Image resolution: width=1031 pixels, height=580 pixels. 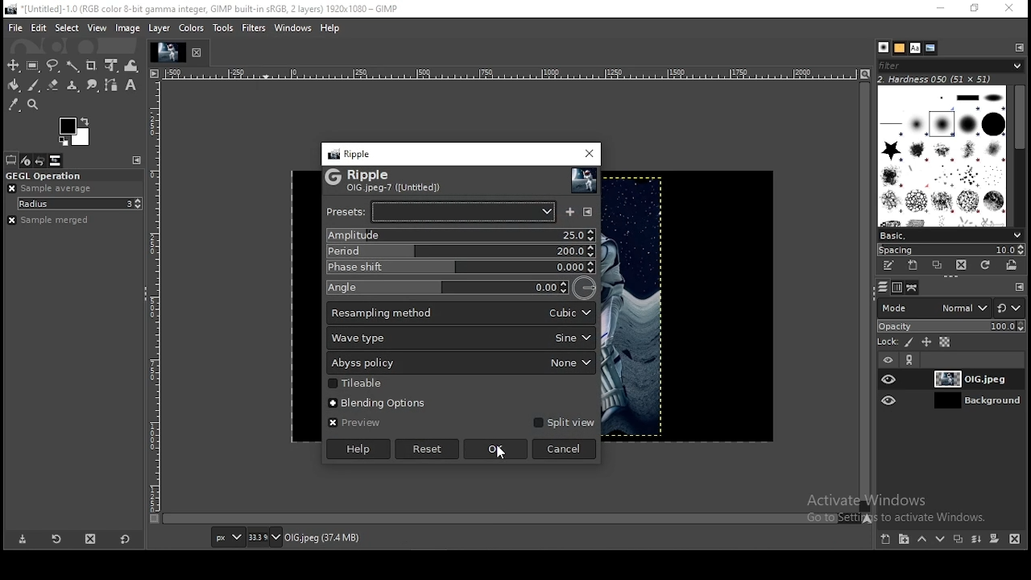 What do you see at coordinates (1017, 47) in the screenshot?
I see `configure this tab` at bounding box center [1017, 47].